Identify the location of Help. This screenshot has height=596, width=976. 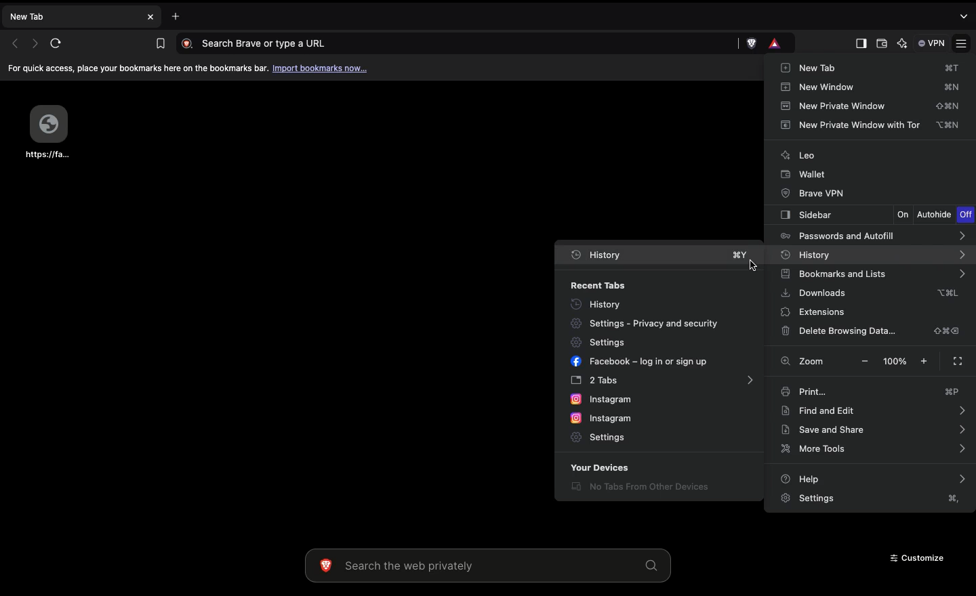
(872, 476).